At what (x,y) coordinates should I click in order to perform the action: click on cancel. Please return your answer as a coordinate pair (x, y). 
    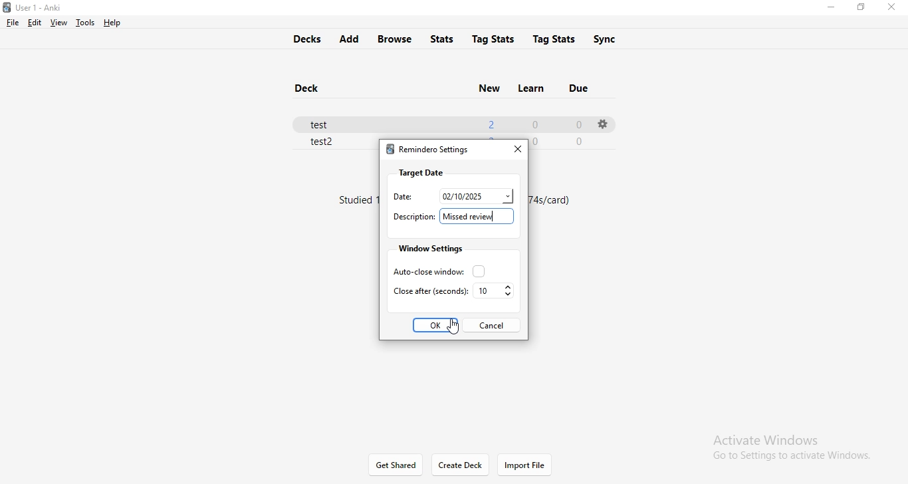
    Looking at the image, I should click on (491, 324).